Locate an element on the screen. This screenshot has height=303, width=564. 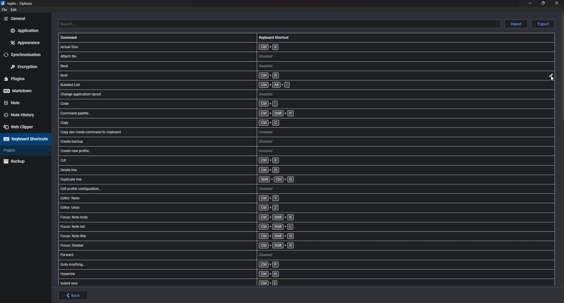
edit is located at coordinates (550, 75).